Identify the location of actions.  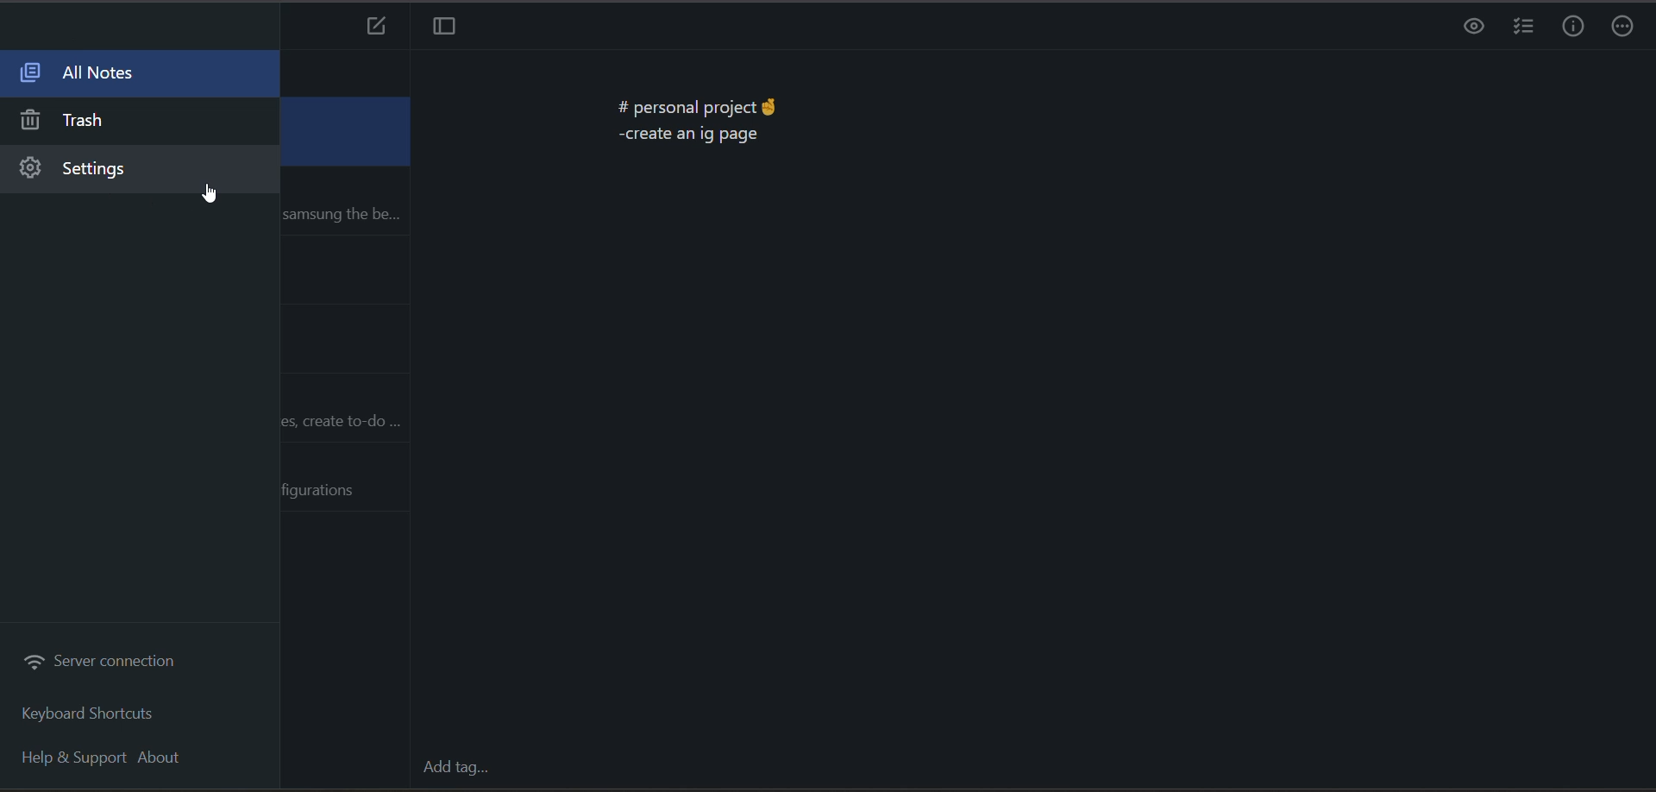
(1623, 28).